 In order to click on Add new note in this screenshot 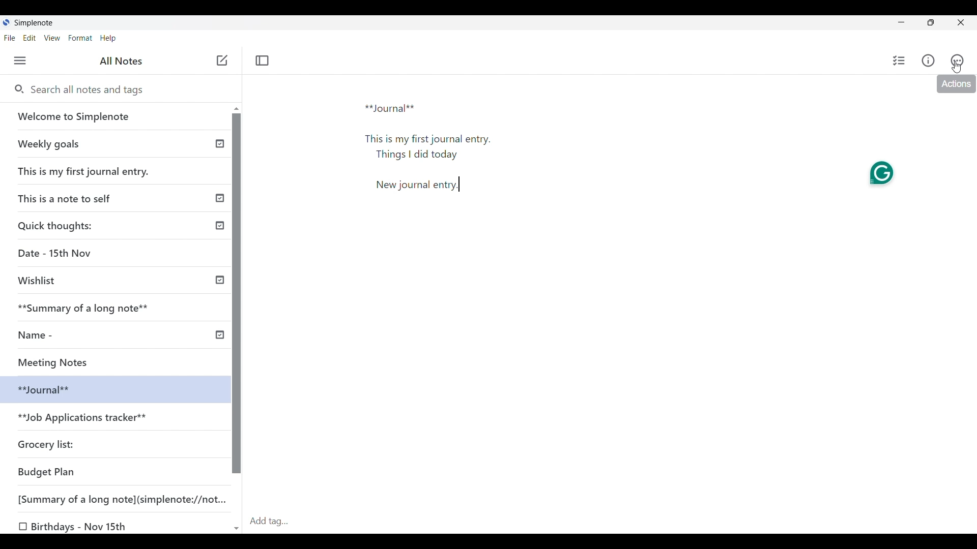, I will do `click(222, 60)`.